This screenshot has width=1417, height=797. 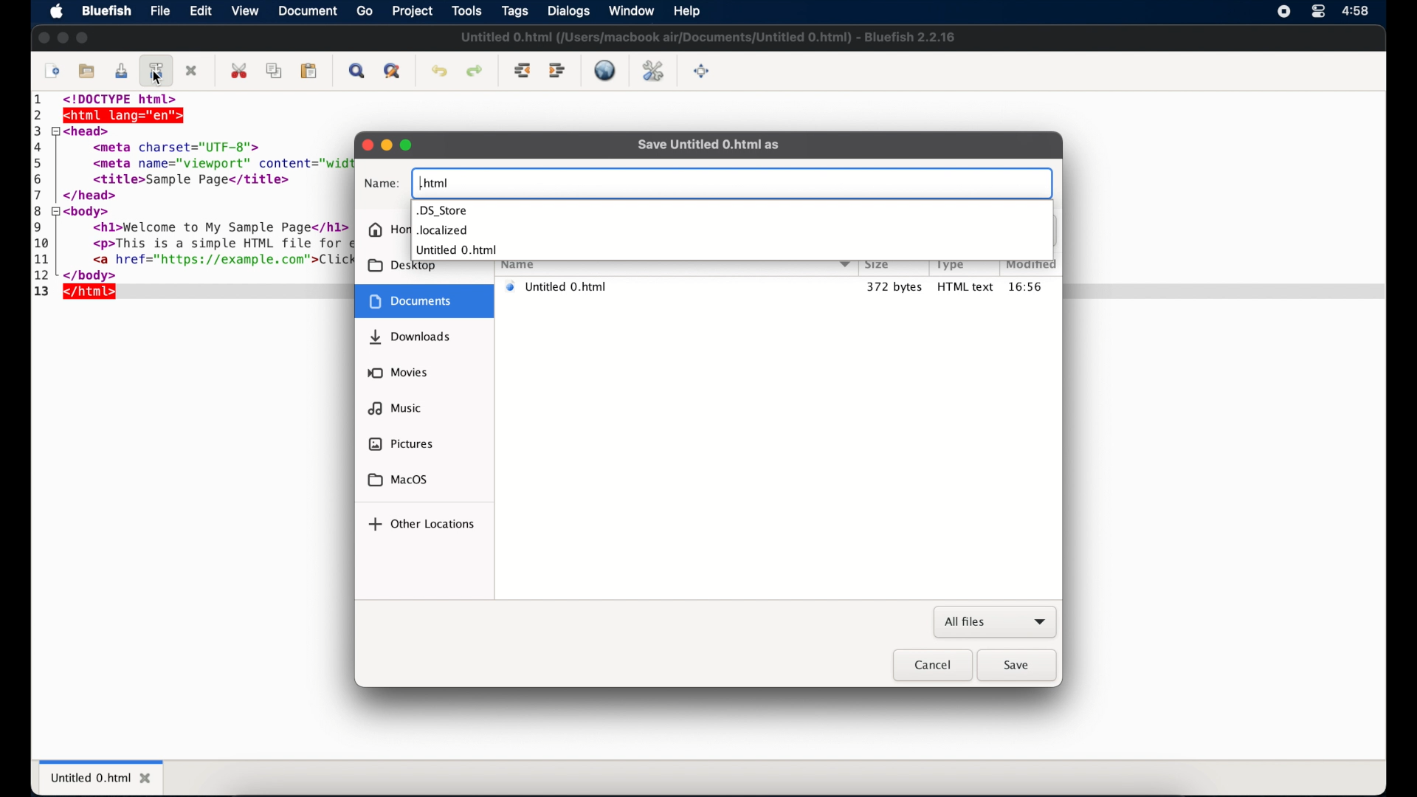 I want to click on 5, so click(x=42, y=162).